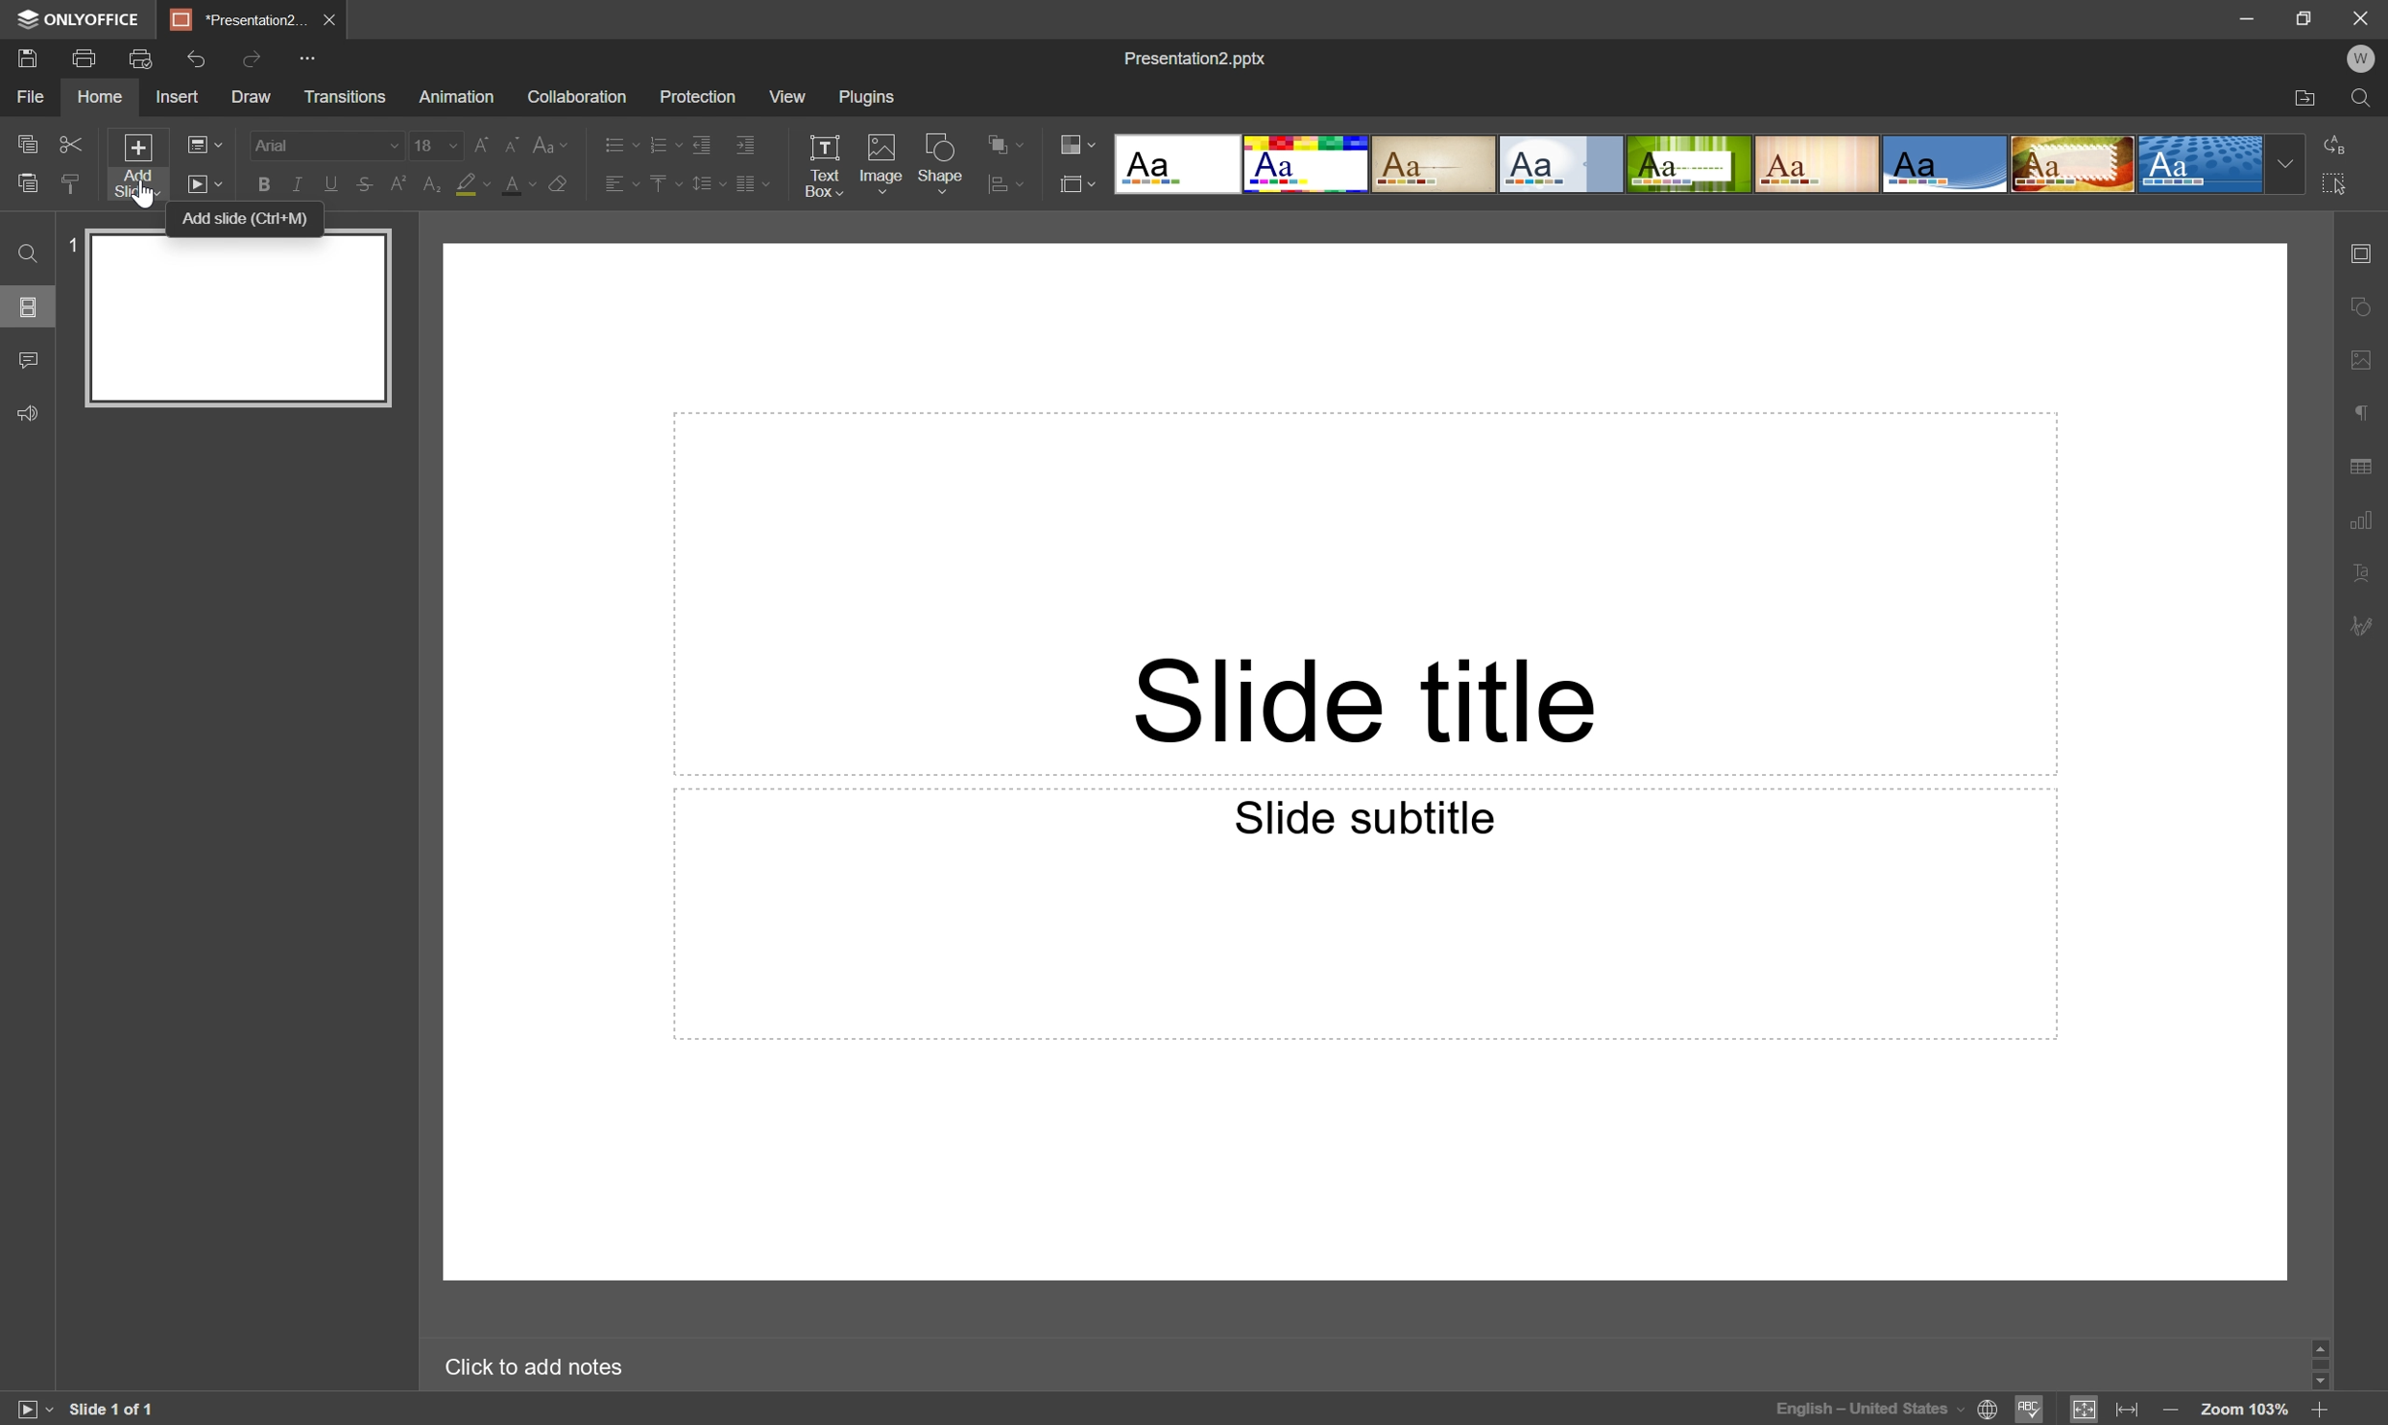 The width and height of the screenshot is (2388, 1425). What do you see at coordinates (748, 142) in the screenshot?
I see `Increase indent` at bounding box center [748, 142].